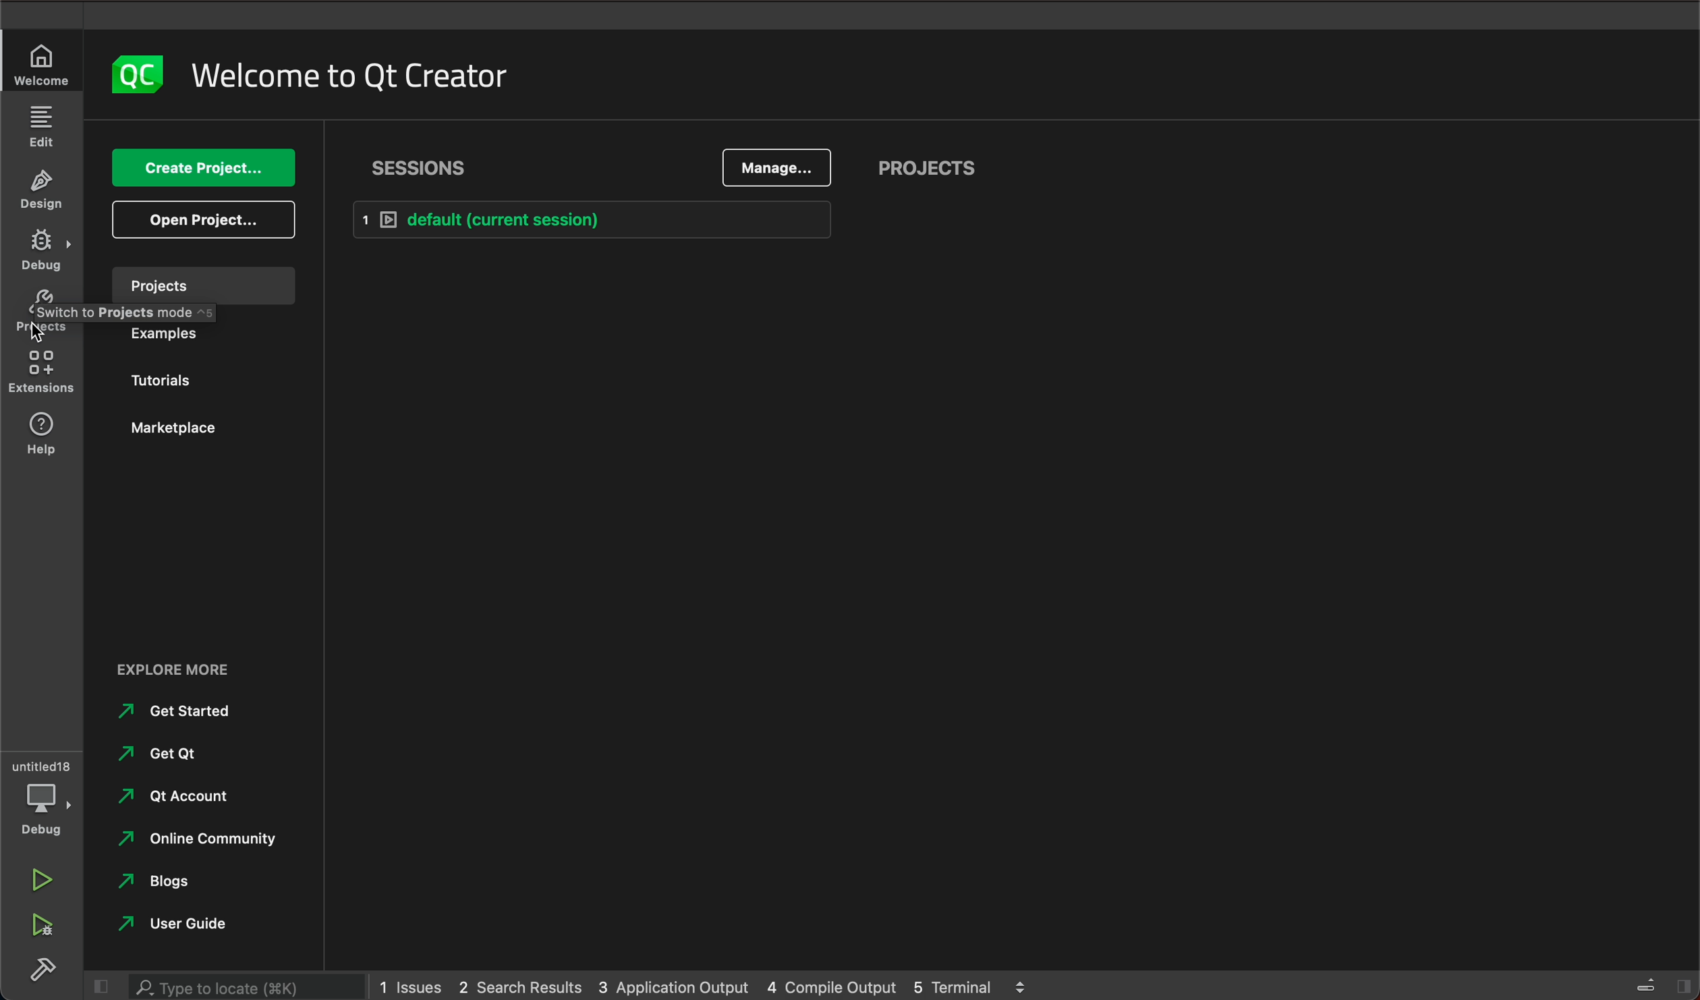  Describe the element at coordinates (194, 834) in the screenshot. I see `online community` at that location.